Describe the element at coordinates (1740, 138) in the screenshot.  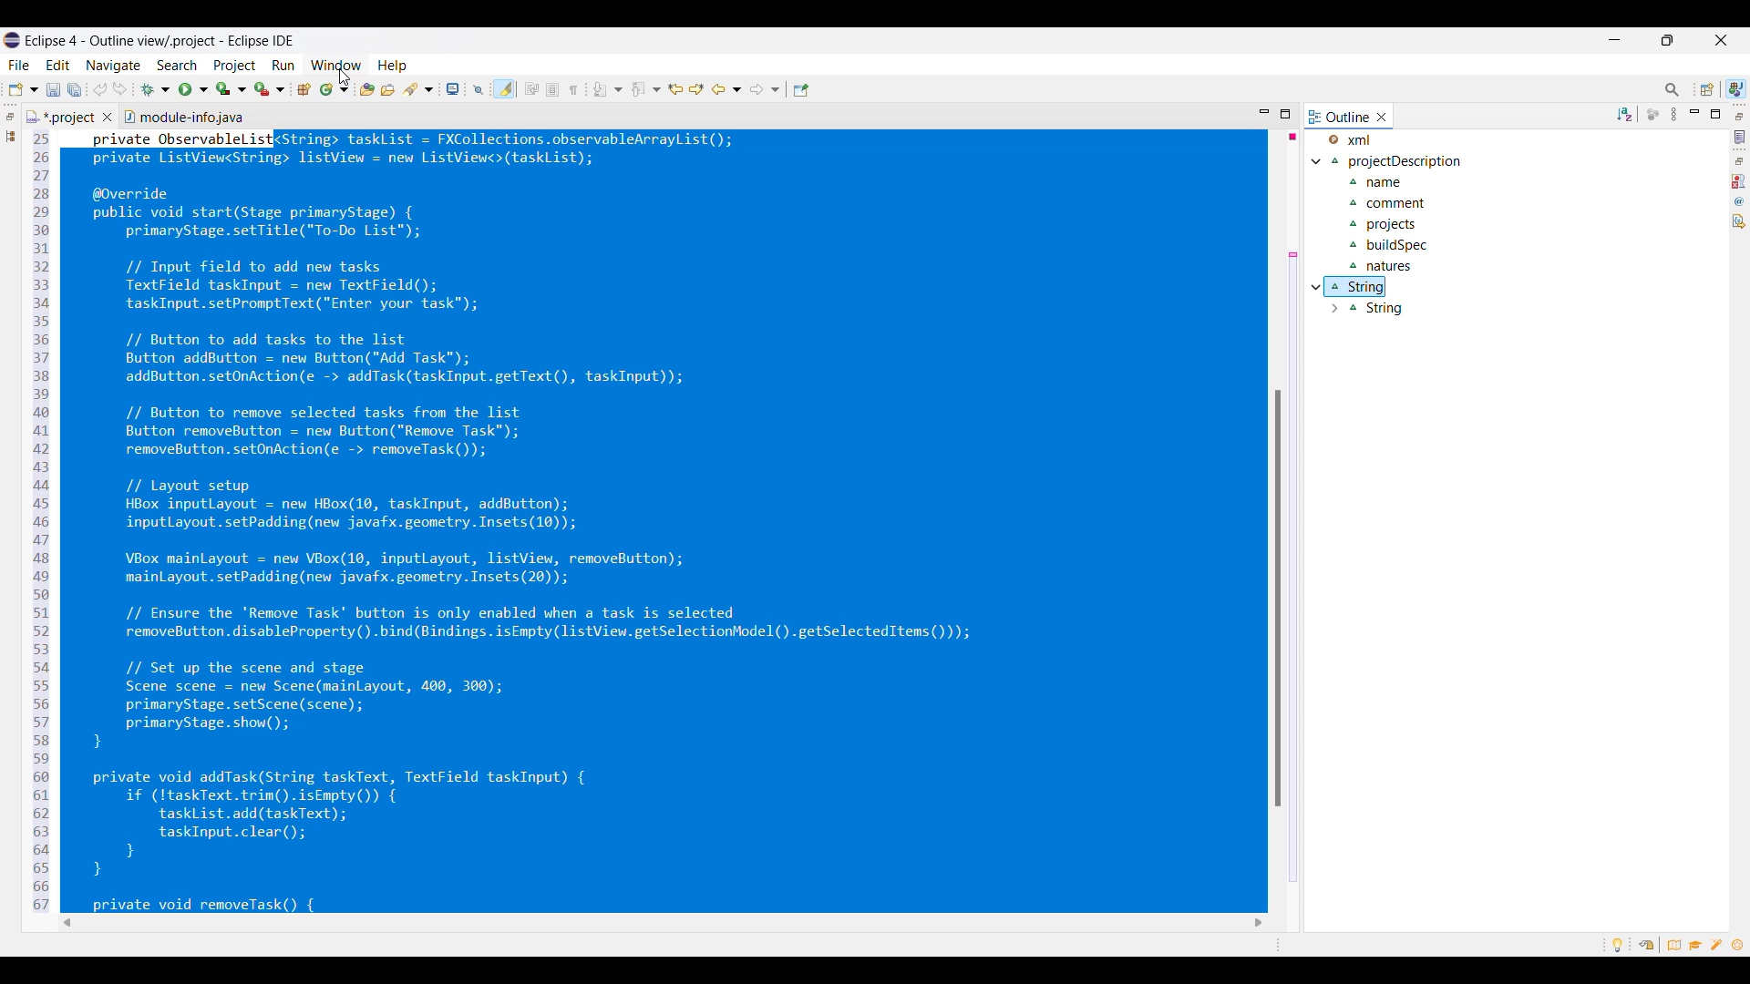
I see `Task list` at that location.